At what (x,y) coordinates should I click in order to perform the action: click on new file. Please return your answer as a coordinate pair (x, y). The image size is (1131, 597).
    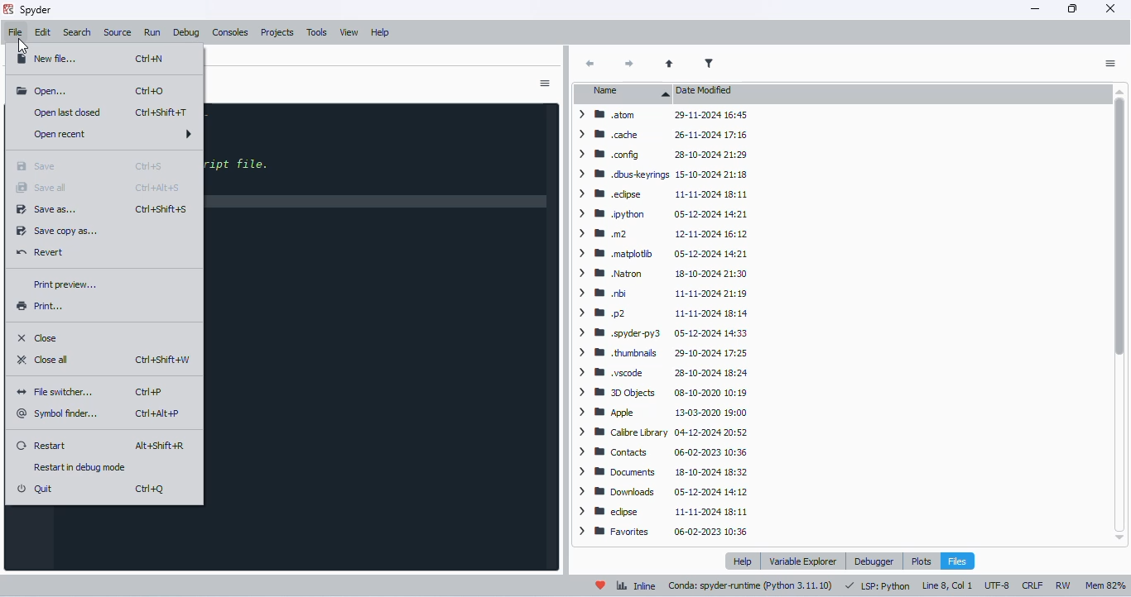
    Looking at the image, I should click on (47, 59).